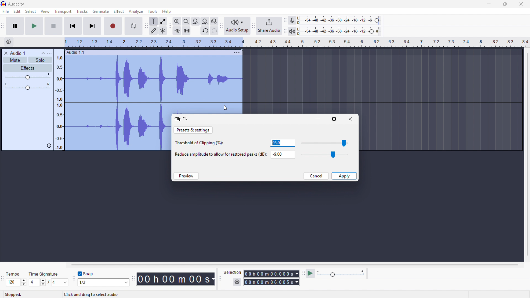 The image size is (530, 298). Describe the element at coordinates (28, 68) in the screenshot. I see `Effects` at that location.